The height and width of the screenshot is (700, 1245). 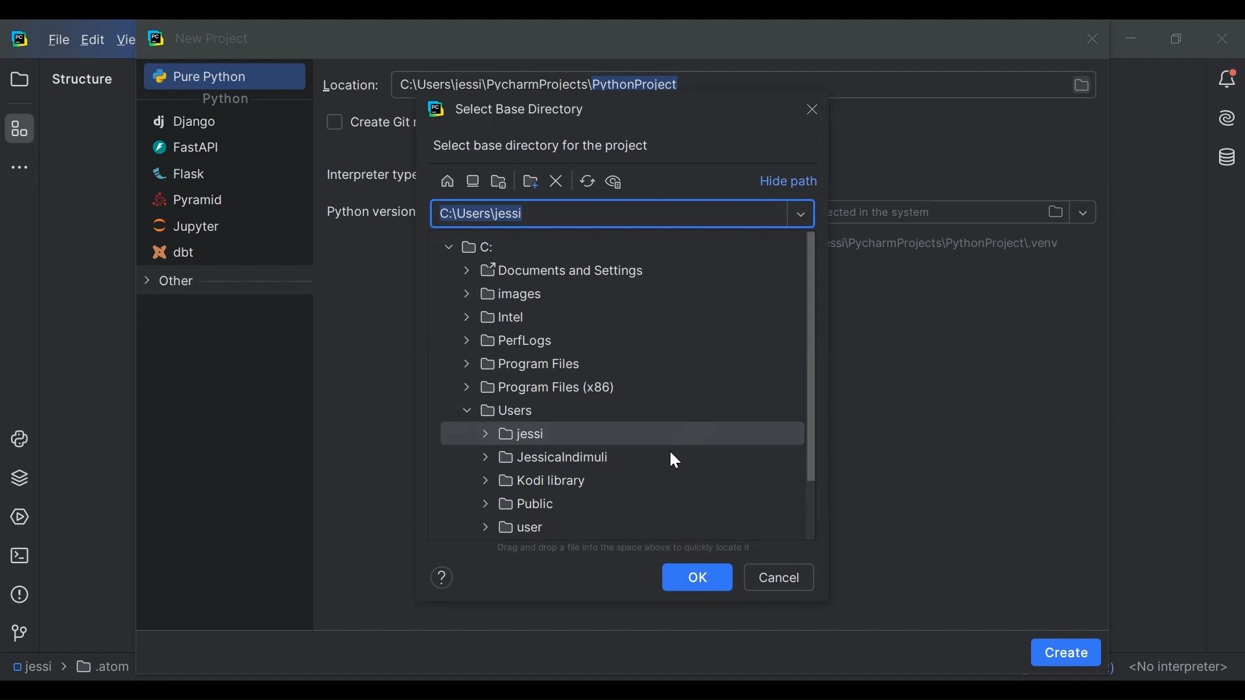 I want to click on Pure Python, so click(x=207, y=76).